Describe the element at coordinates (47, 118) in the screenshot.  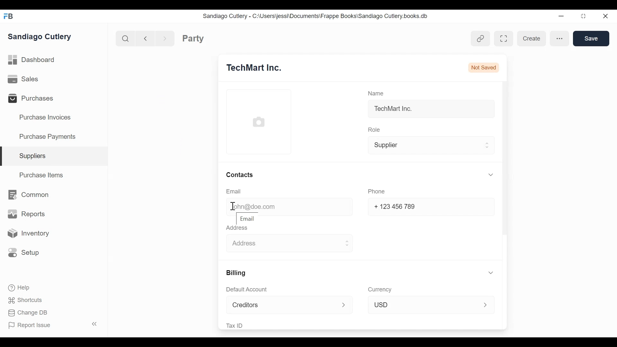
I see `Purchase Invoices` at that location.